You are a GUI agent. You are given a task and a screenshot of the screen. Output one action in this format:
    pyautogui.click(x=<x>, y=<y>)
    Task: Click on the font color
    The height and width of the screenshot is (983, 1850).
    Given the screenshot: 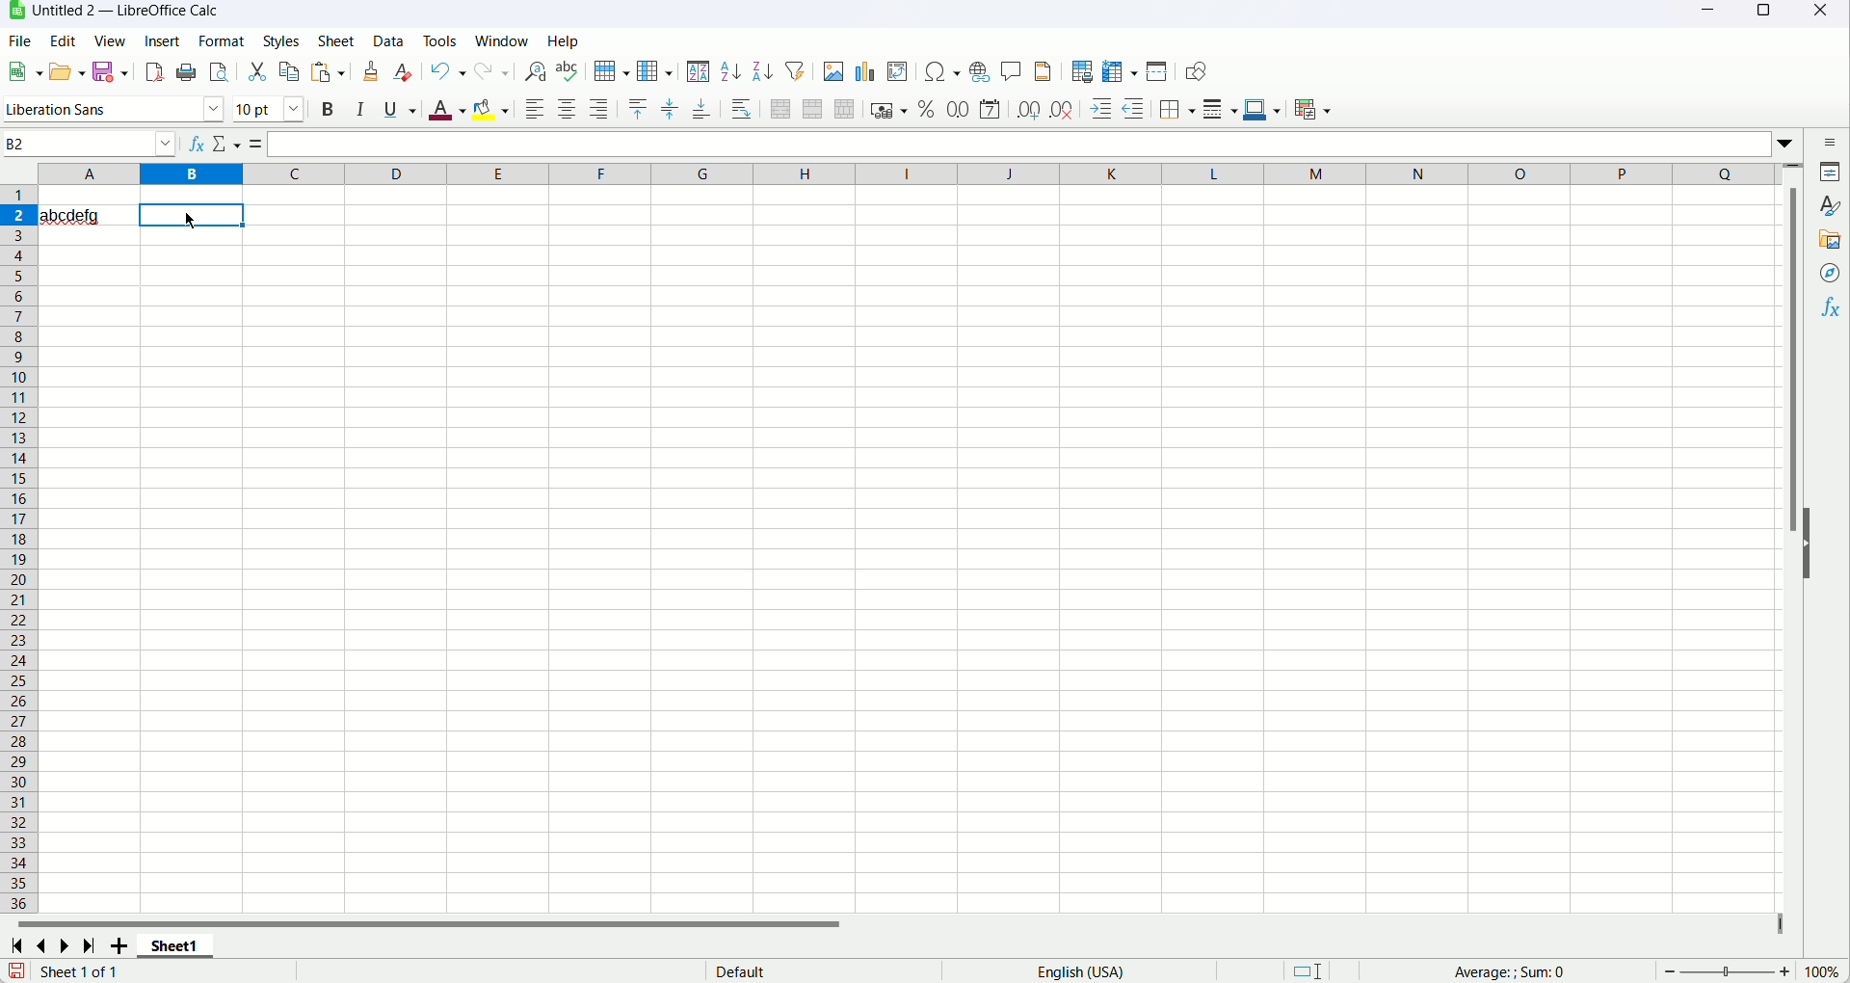 What is the action you would take?
    pyautogui.click(x=448, y=111)
    